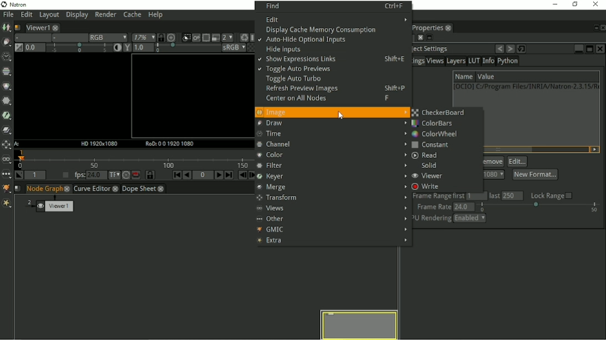  What do you see at coordinates (335, 99) in the screenshot?
I see `Center on all nodes` at bounding box center [335, 99].